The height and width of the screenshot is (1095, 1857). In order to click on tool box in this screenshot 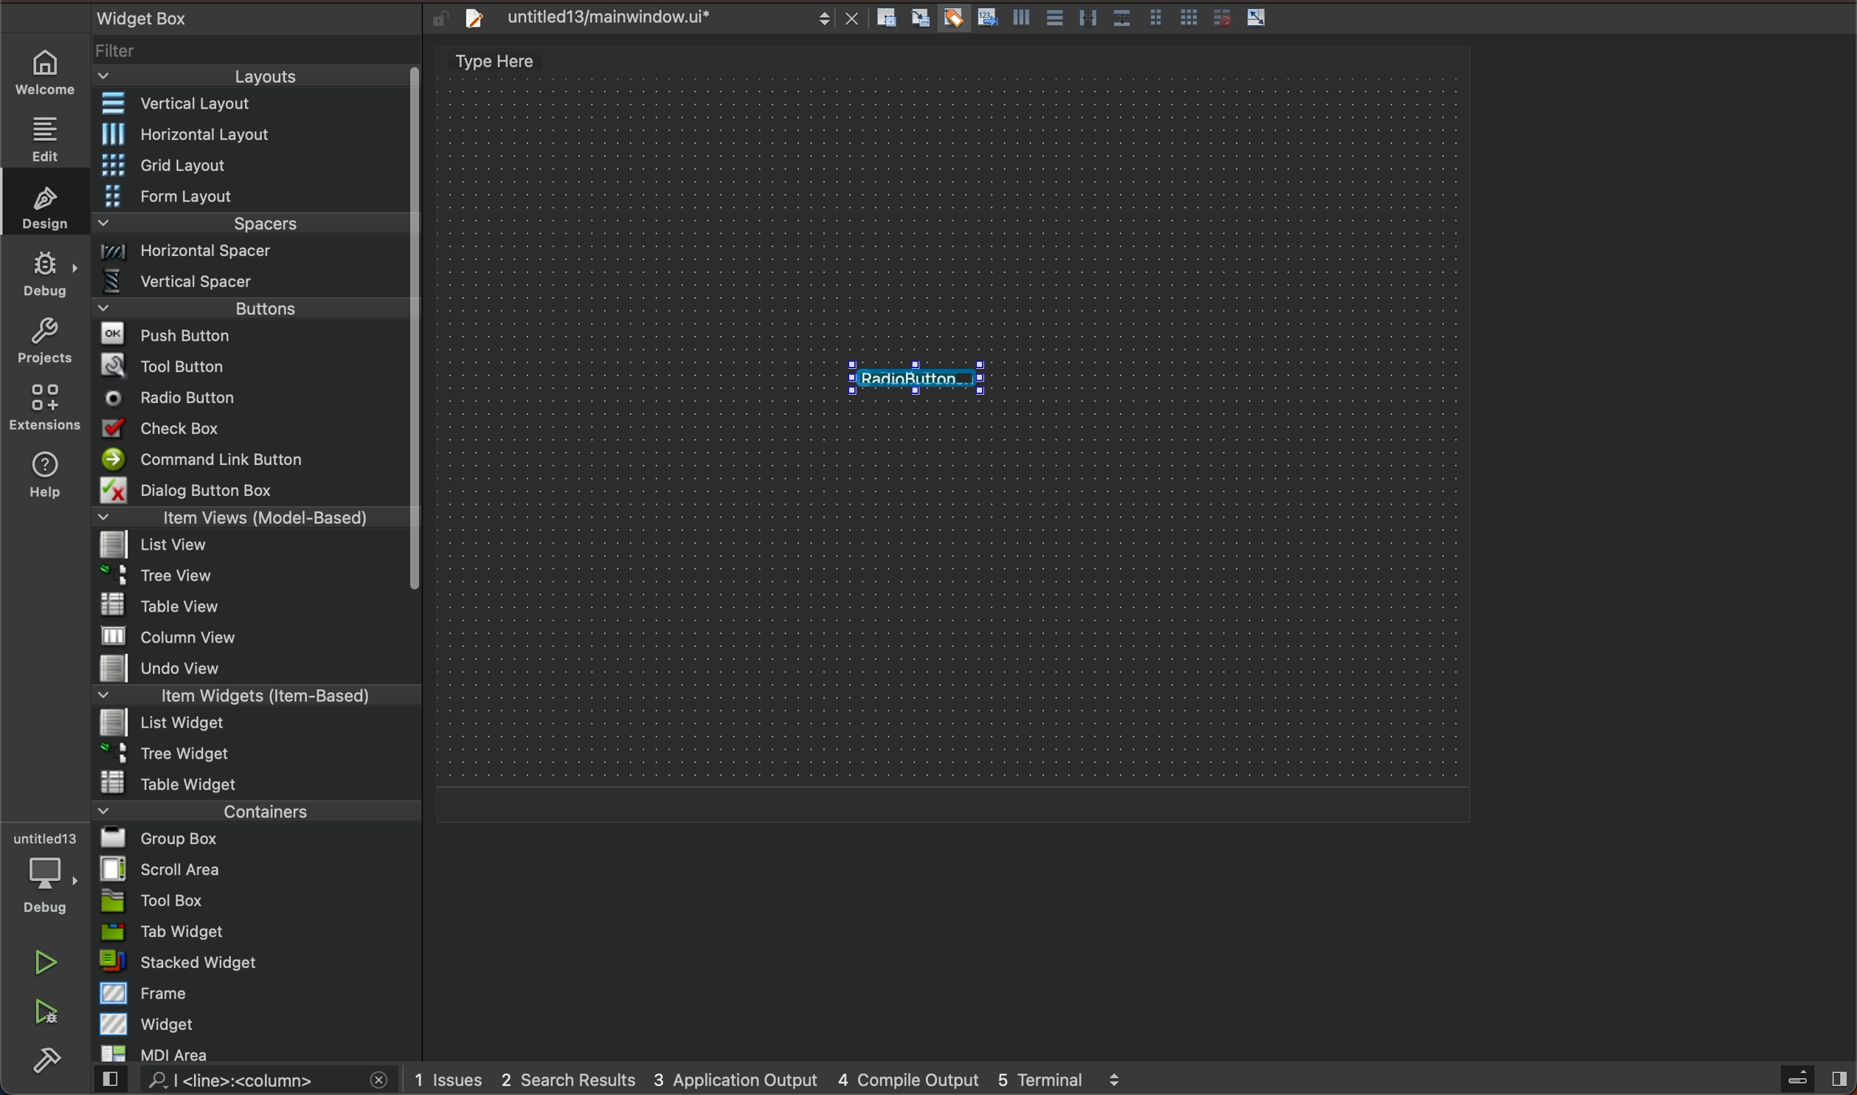, I will do `click(257, 900)`.